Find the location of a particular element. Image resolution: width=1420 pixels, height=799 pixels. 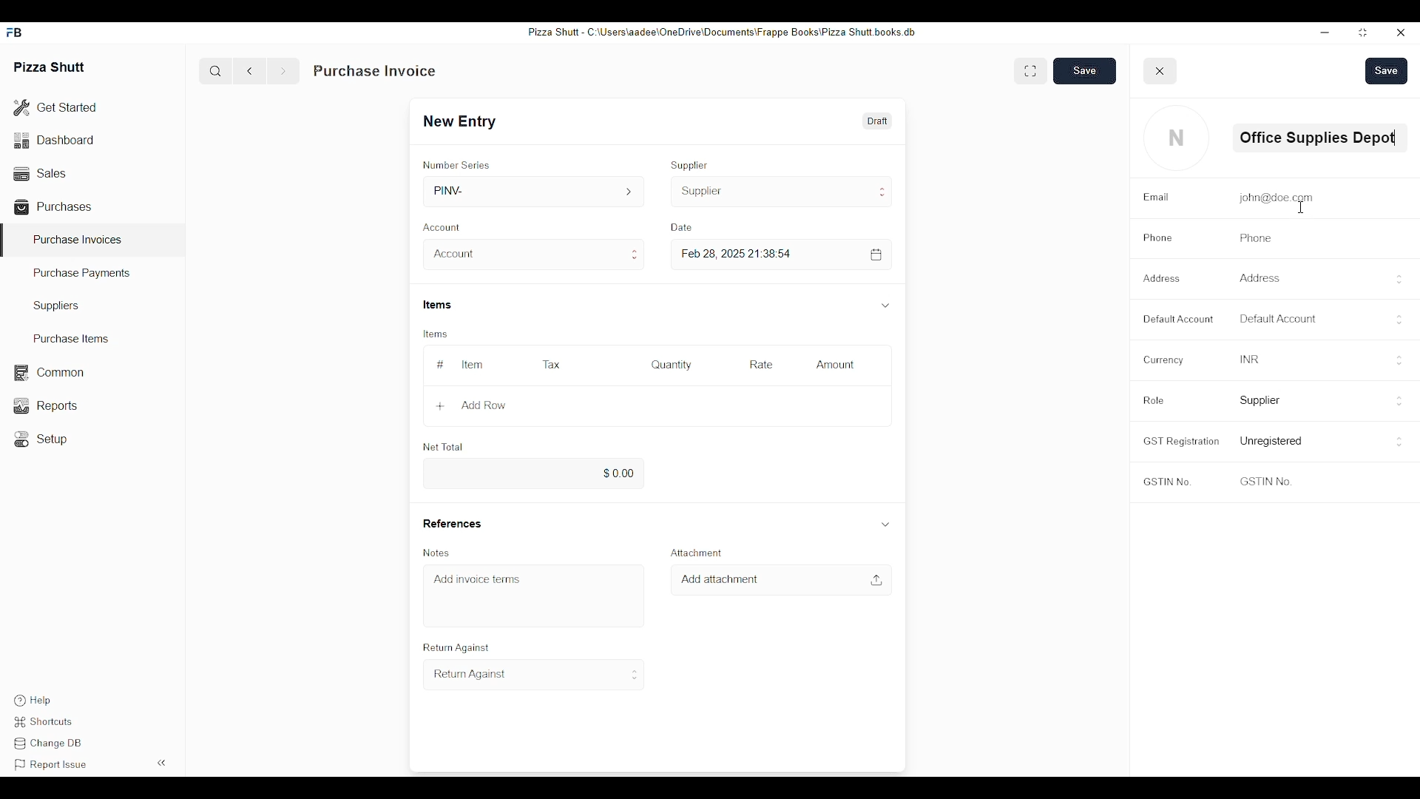

GST Registration is located at coordinates (1180, 441).